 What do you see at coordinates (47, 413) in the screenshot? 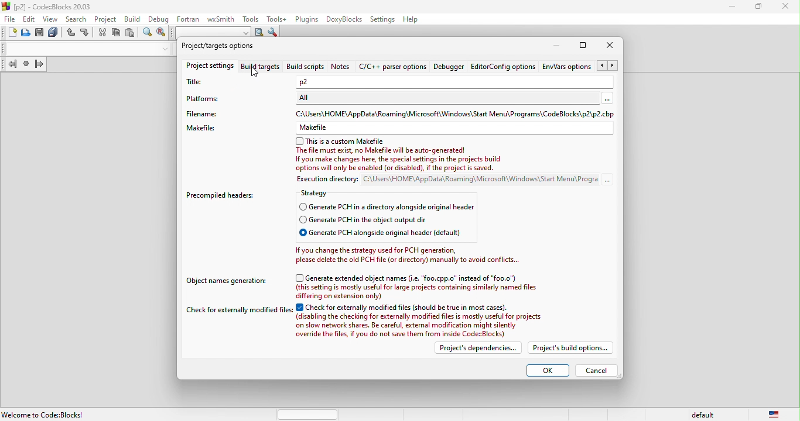
I see `welcome to code blocks` at bounding box center [47, 413].